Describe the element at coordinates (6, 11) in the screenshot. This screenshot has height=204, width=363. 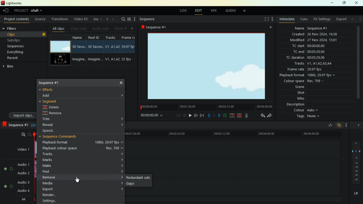
I see `leave` at that location.